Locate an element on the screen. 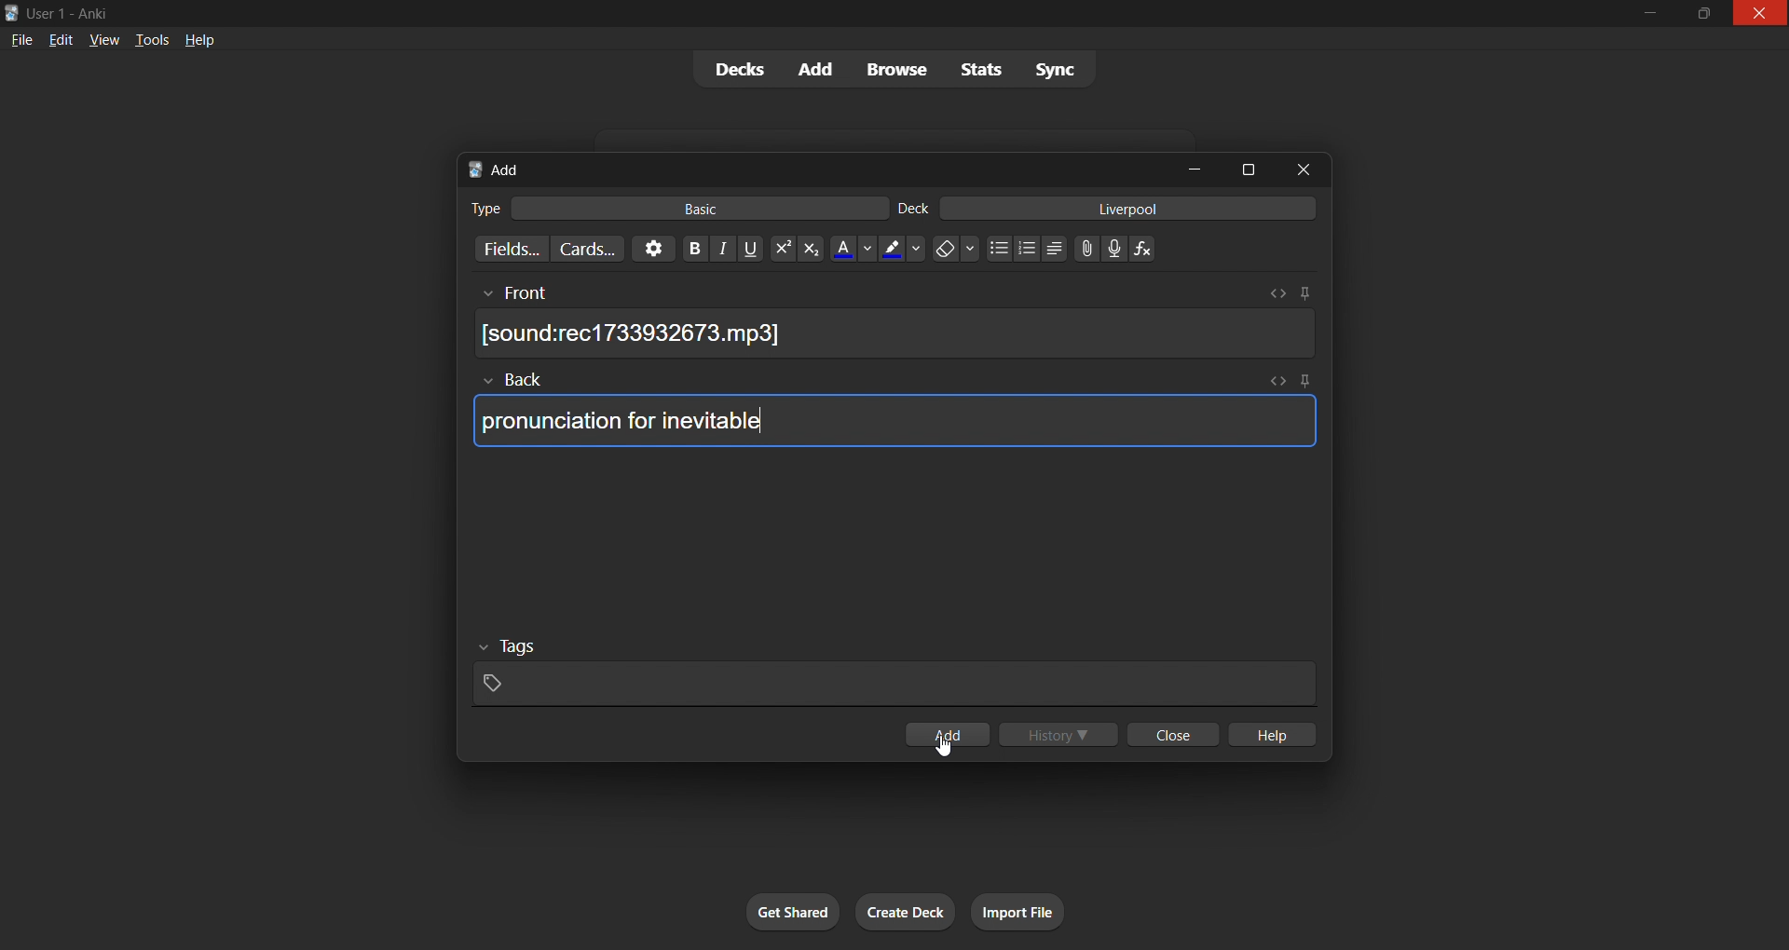 This screenshot has height=950, width=1789. sync is located at coordinates (1058, 70).